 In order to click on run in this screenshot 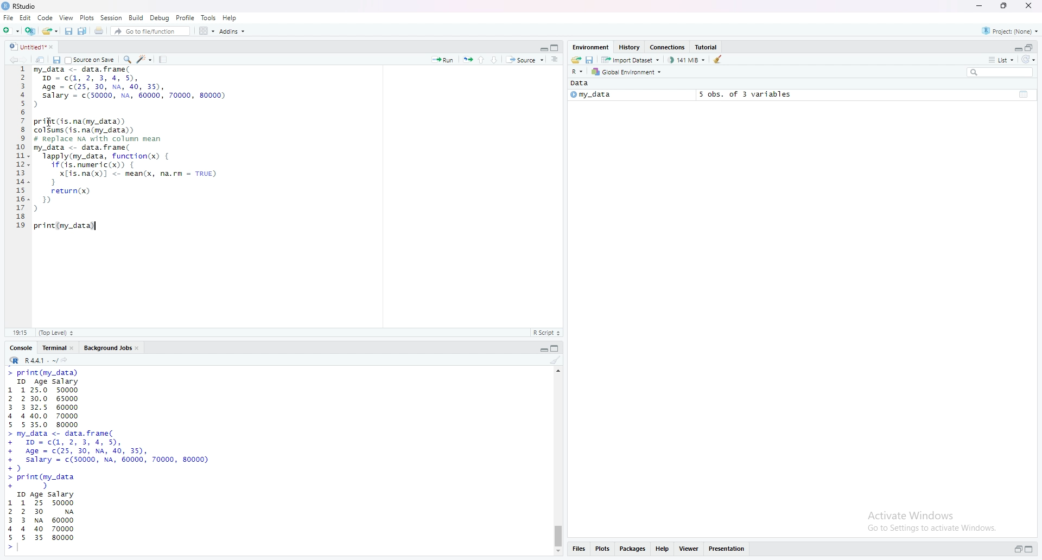, I will do `click(442, 60)`.